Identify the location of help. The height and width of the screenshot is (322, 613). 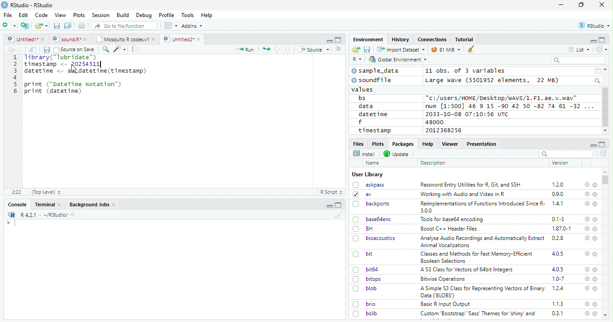
(587, 219).